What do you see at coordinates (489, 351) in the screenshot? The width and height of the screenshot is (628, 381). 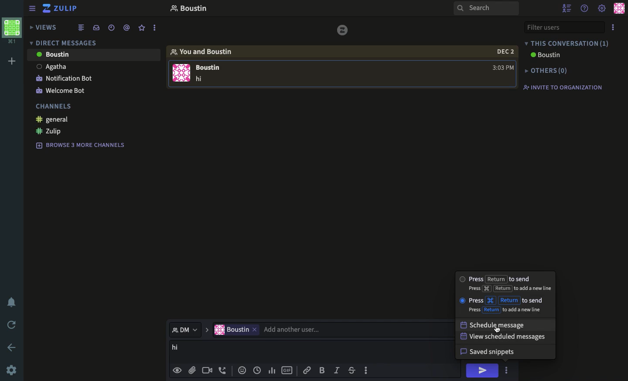 I see `saved snippets` at bounding box center [489, 351].